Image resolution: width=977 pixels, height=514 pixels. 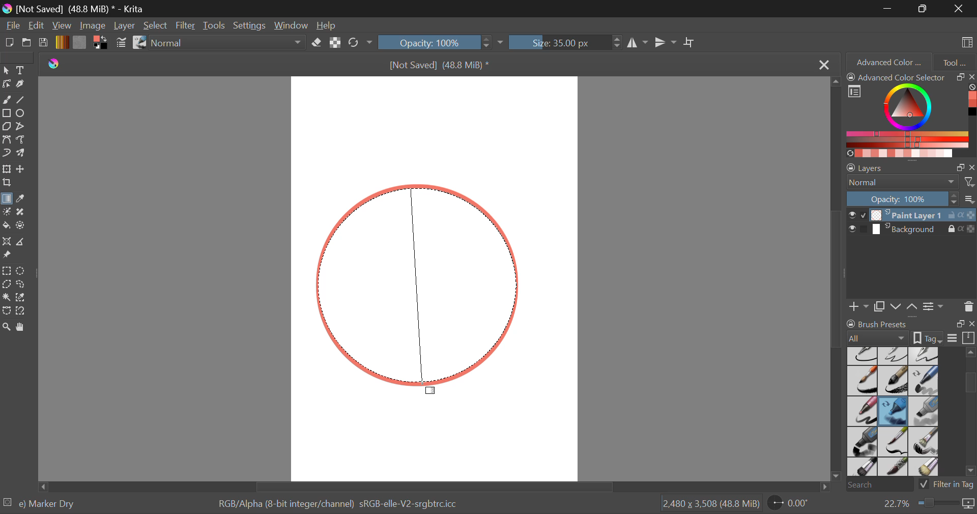 What do you see at coordinates (53, 64) in the screenshot?
I see `Krita Logo` at bounding box center [53, 64].